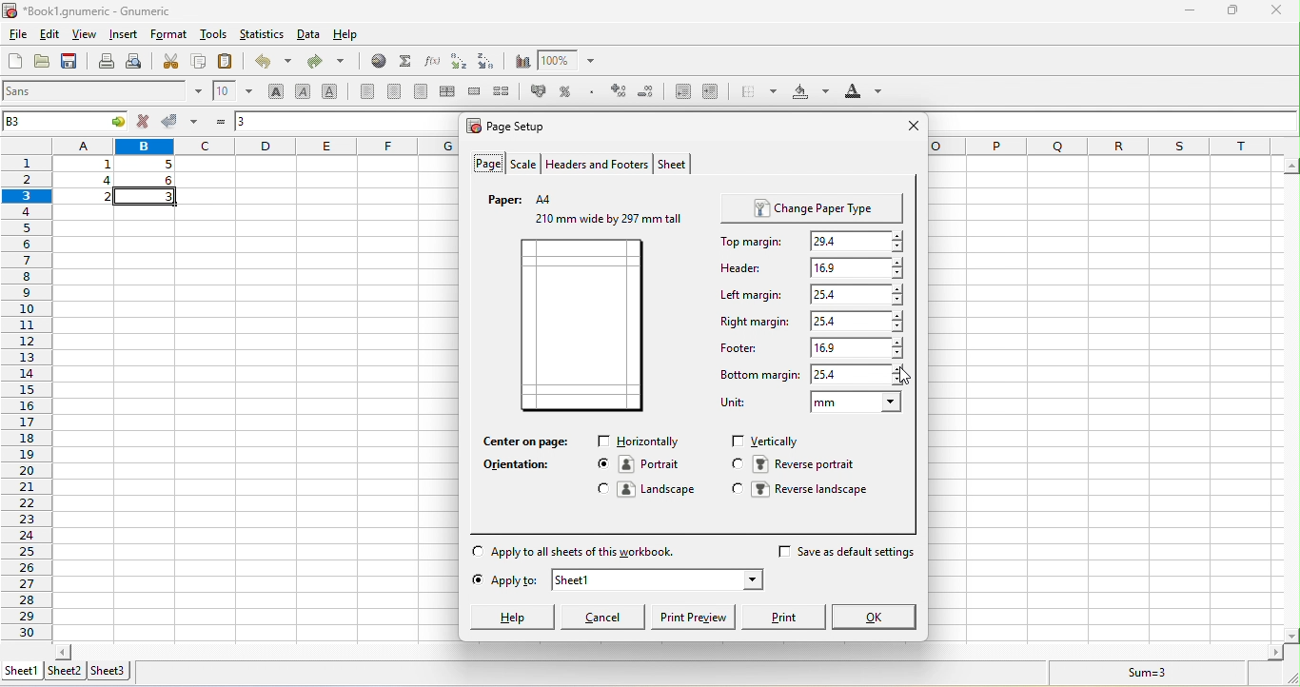  What do you see at coordinates (15, 34) in the screenshot?
I see `file` at bounding box center [15, 34].